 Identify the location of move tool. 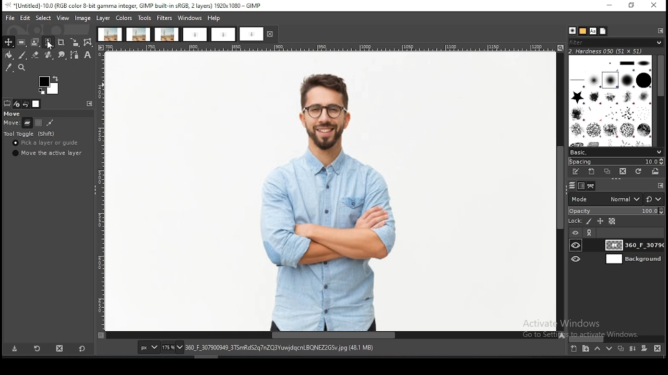
(8, 42).